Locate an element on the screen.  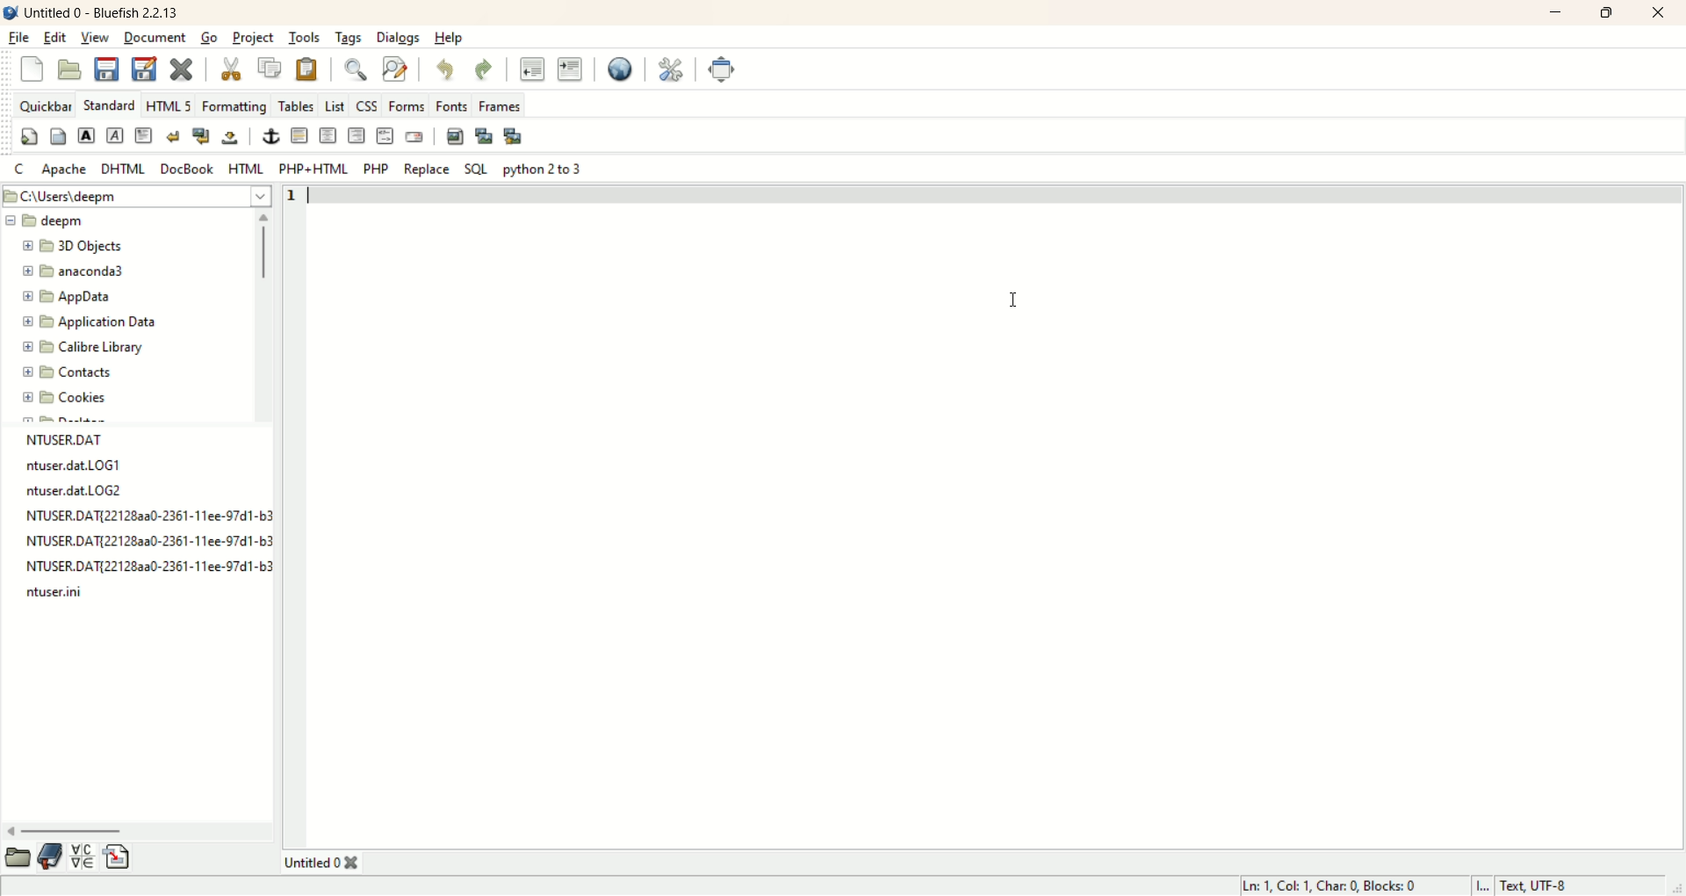
redo is located at coordinates (483, 69).